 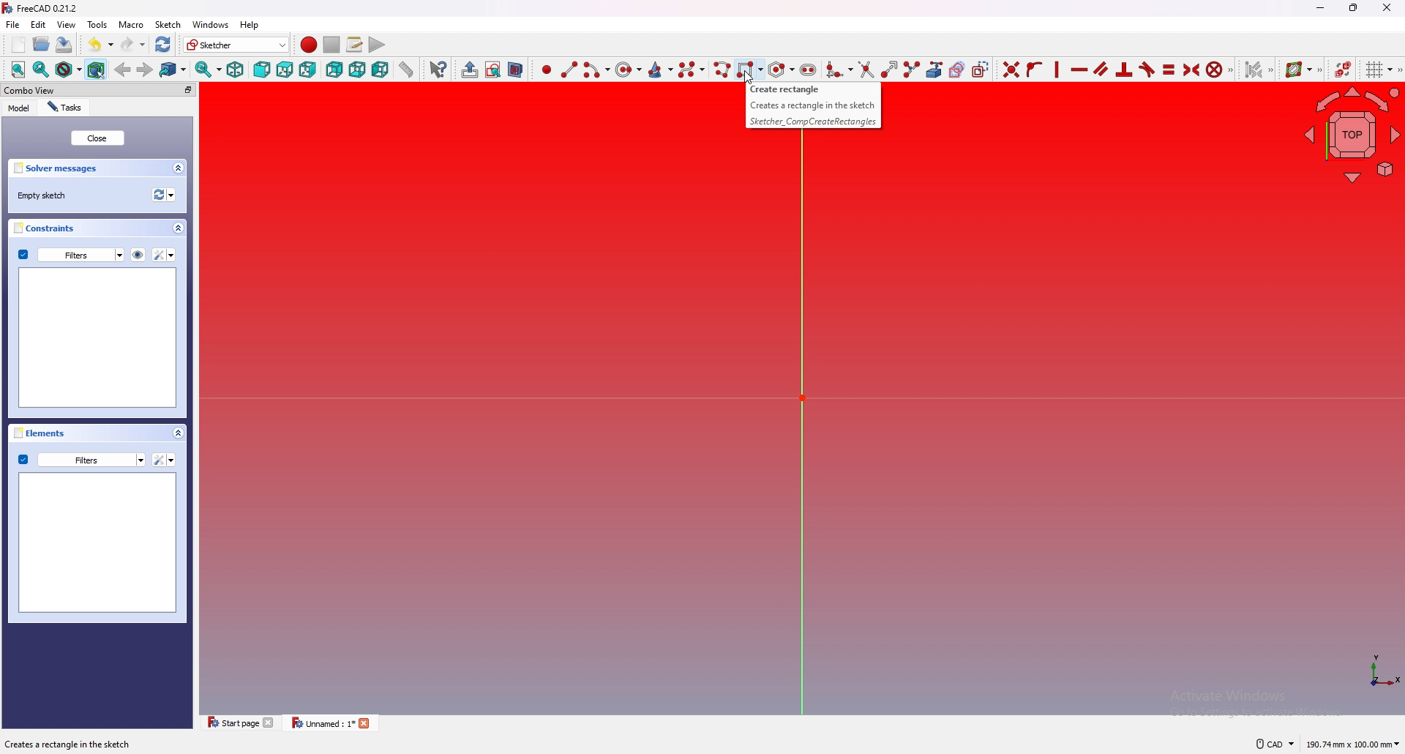 What do you see at coordinates (1169, 70) in the screenshot?
I see `constraint equal` at bounding box center [1169, 70].